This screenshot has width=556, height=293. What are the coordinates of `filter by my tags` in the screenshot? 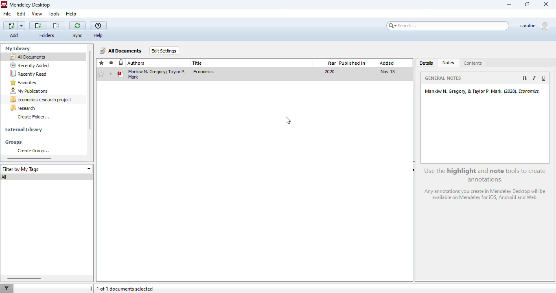 It's located at (46, 169).